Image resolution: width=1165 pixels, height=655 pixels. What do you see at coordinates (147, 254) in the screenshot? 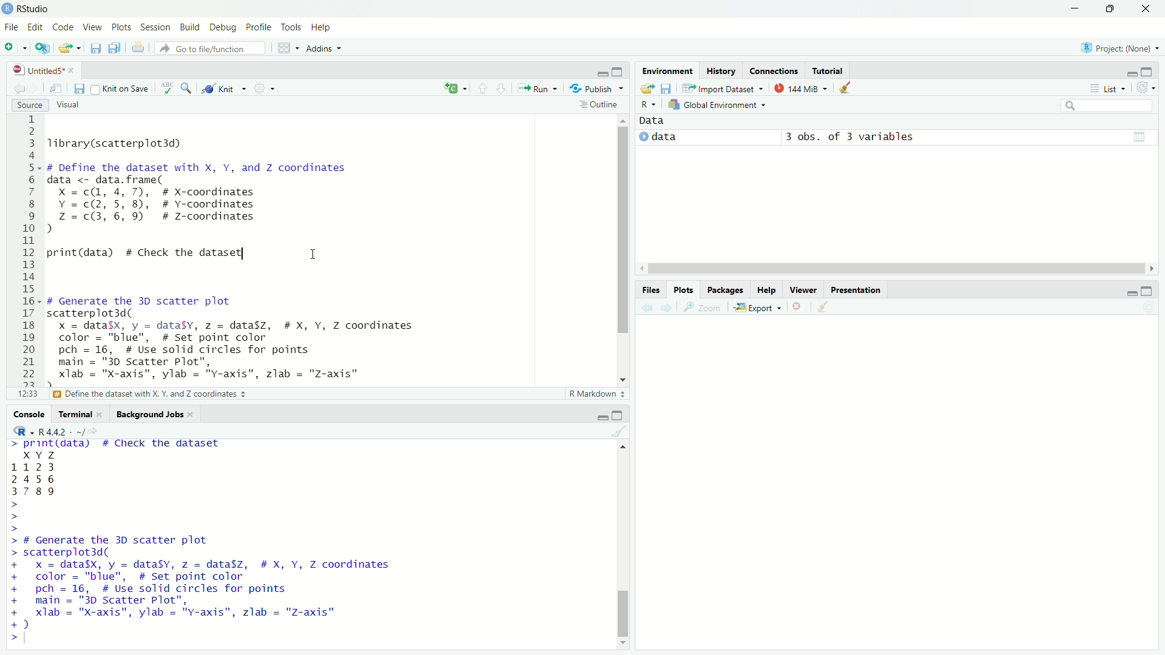
I see `orint(data) # Check the dataset` at bounding box center [147, 254].